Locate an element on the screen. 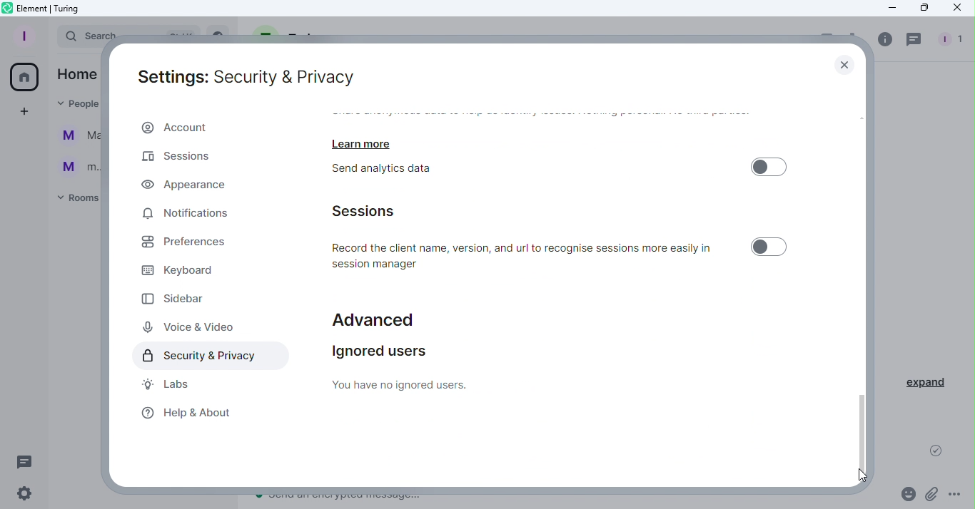 This screenshot has width=975, height=509. Minimize is located at coordinates (888, 9).